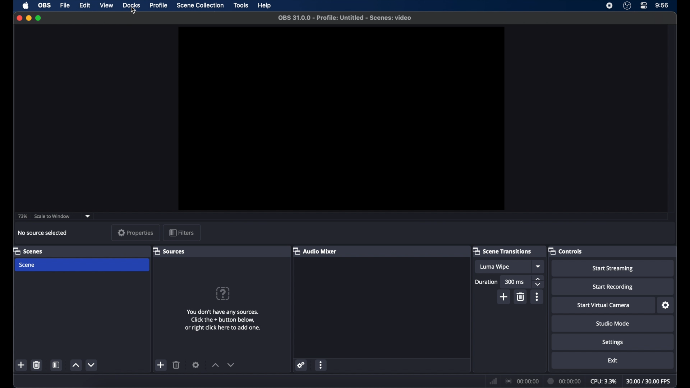  I want to click on help , so click(223, 294).